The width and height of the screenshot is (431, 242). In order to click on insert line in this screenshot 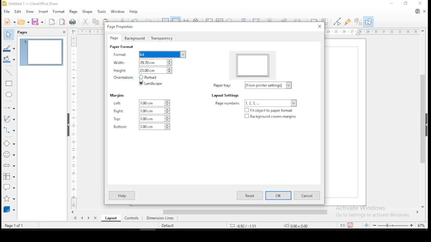, I will do `click(9, 73)`.